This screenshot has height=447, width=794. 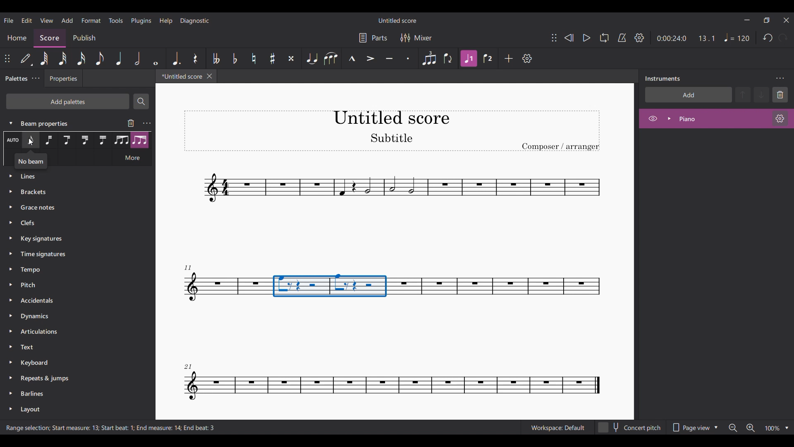 I want to click on Add palette, so click(x=67, y=101).